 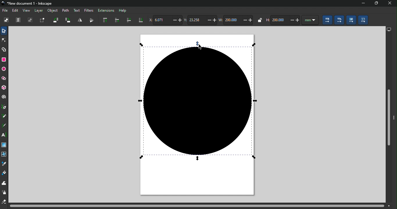 I want to click on when locked, change width and height by same proportion, so click(x=259, y=20).